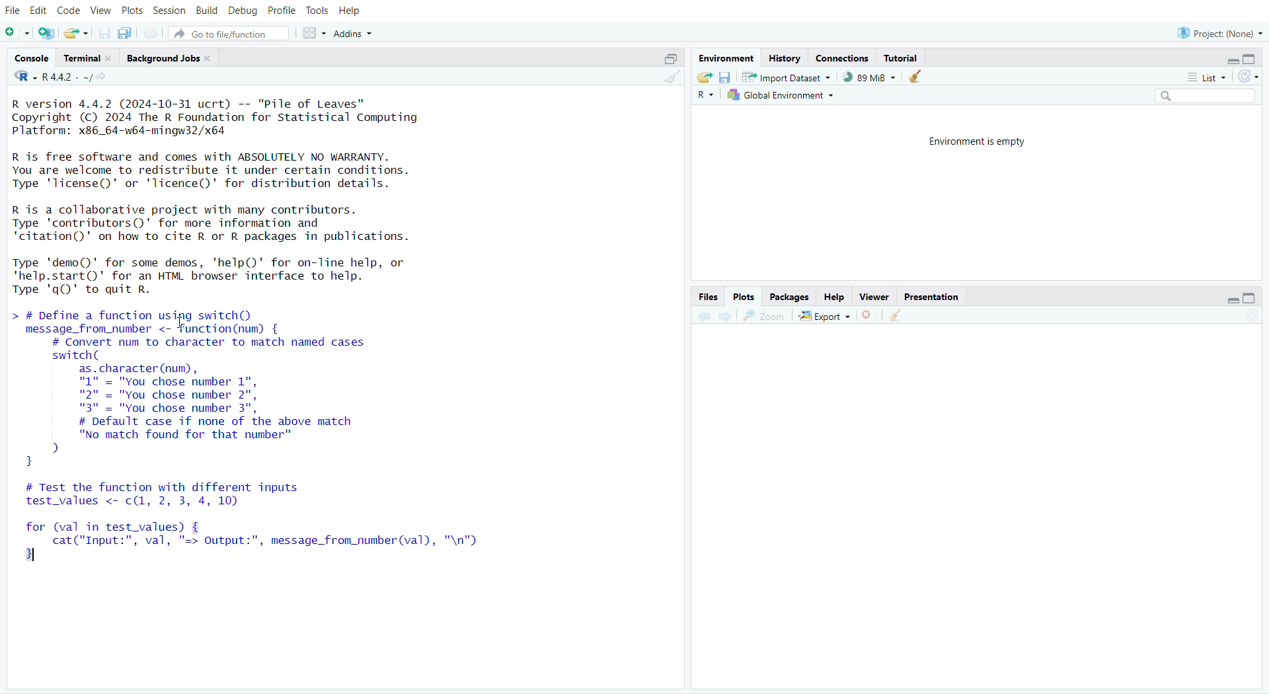  What do you see at coordinates (744, 295) in the screenshot?
I see `Plots` at bounding box center [744, 295].